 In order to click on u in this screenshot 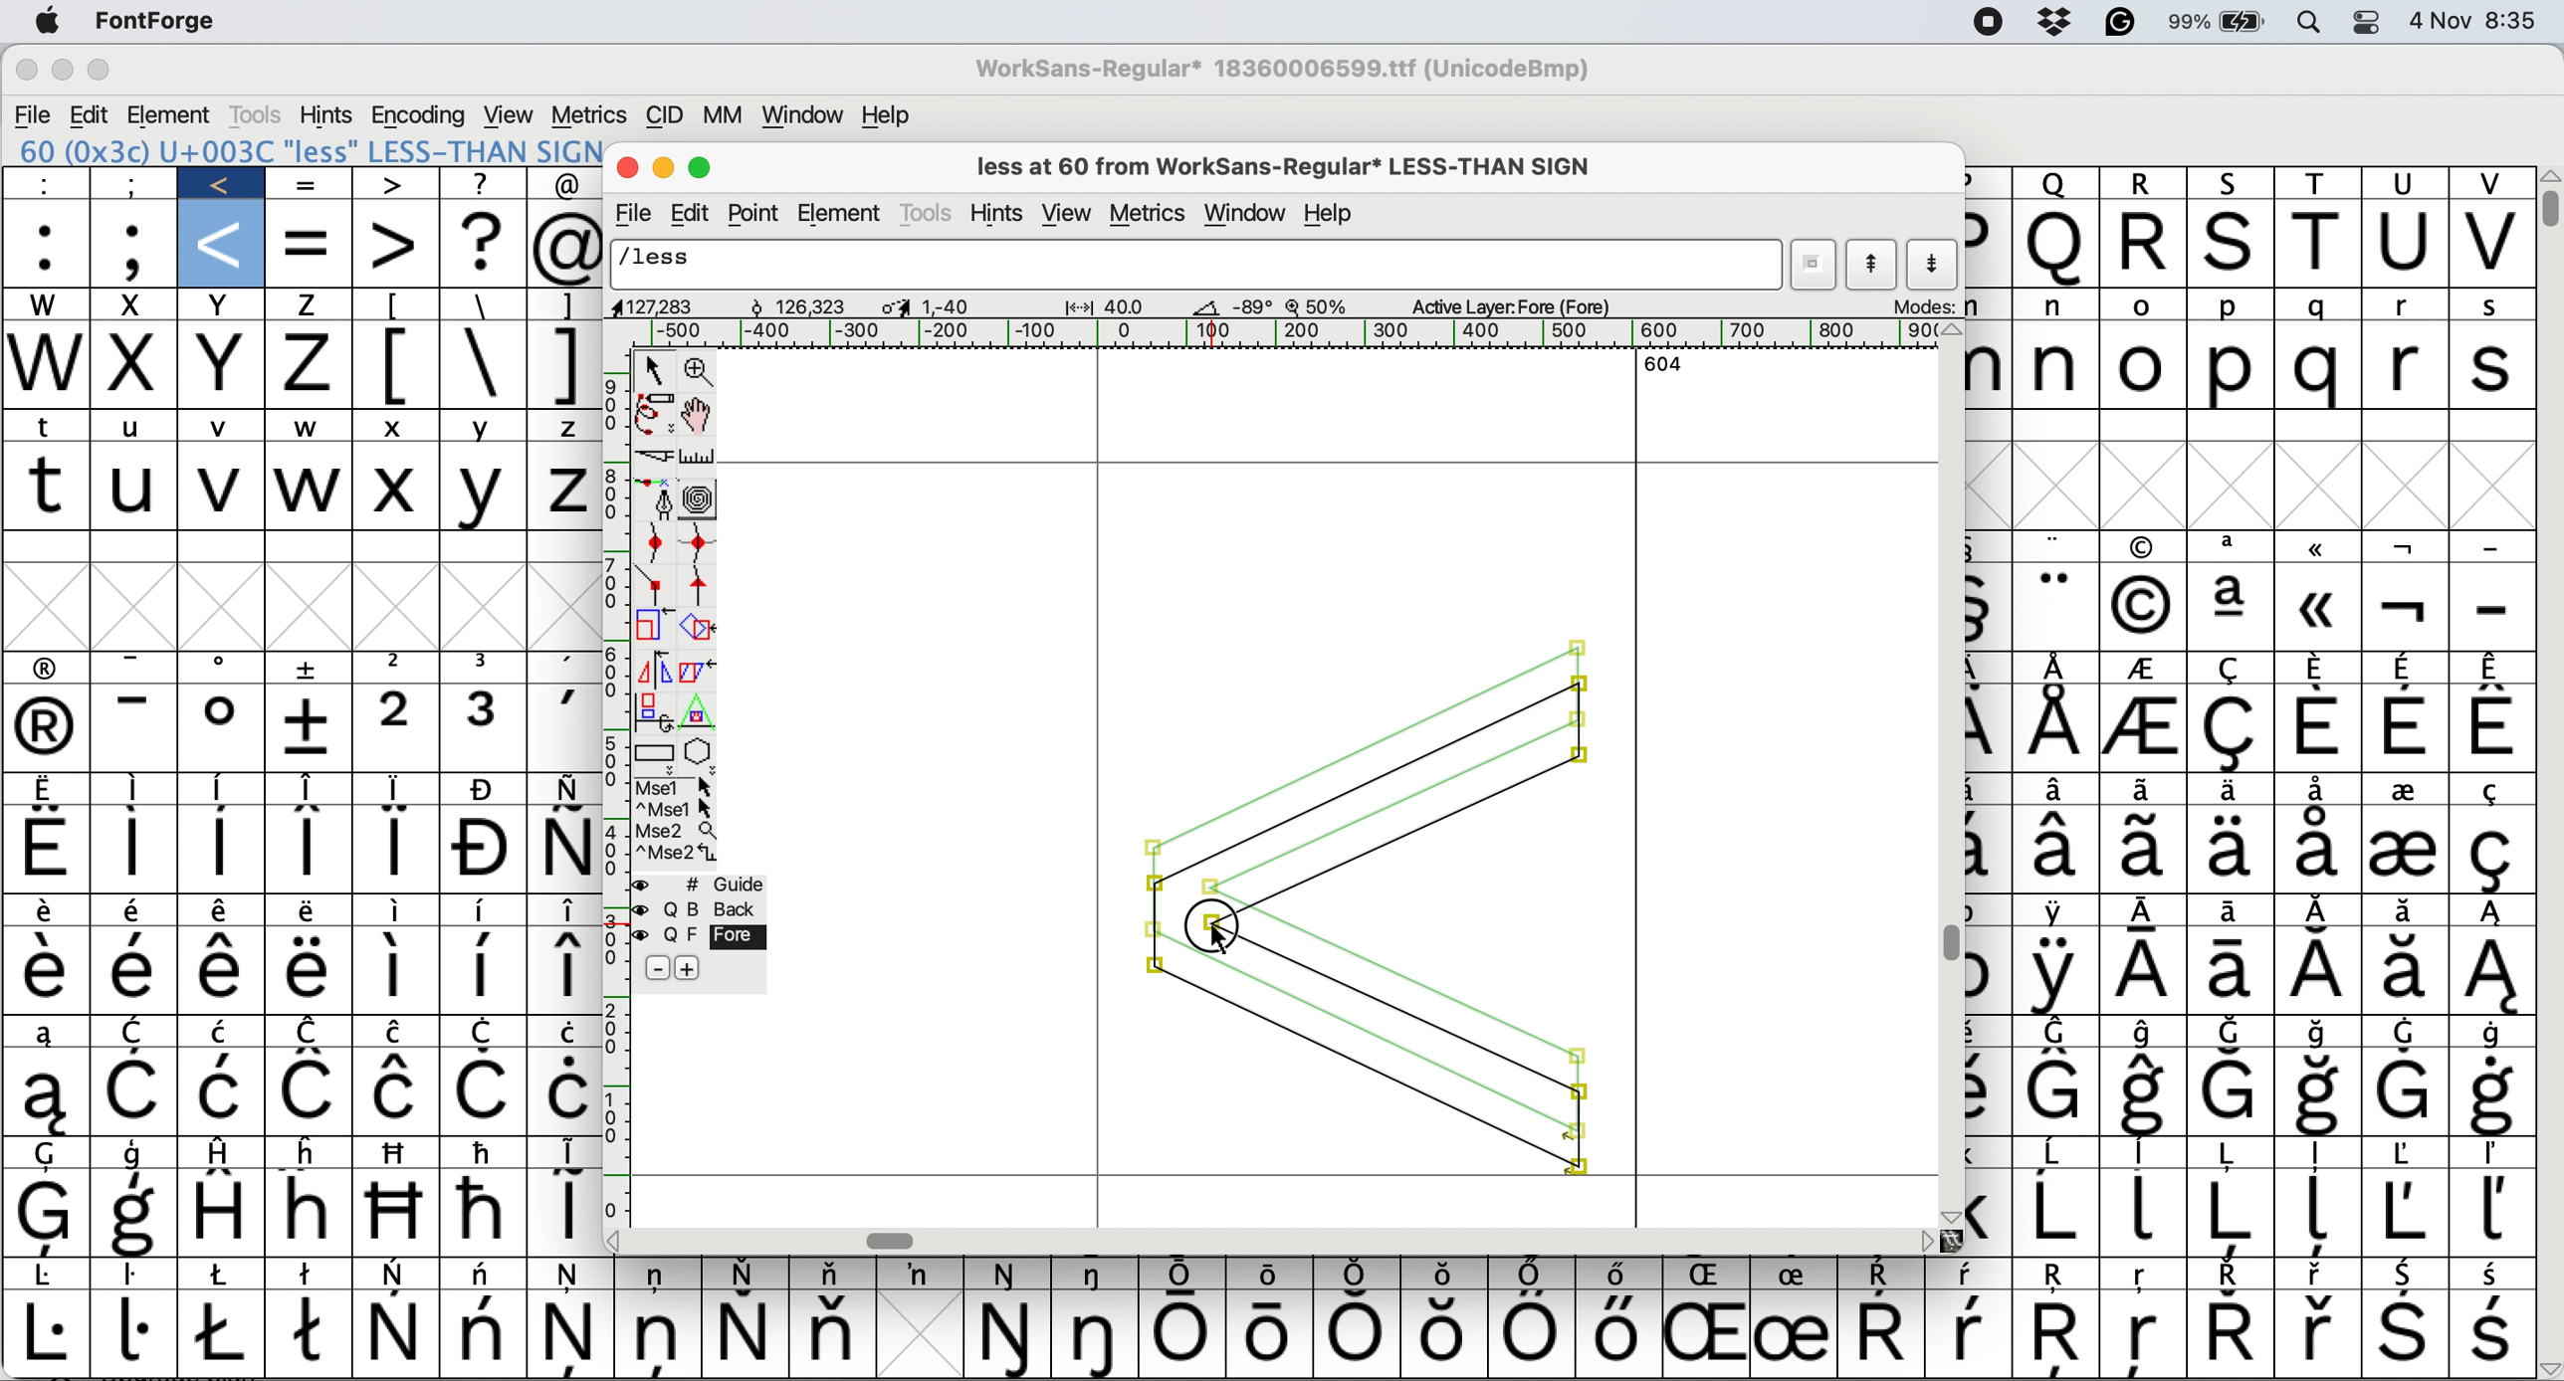, I will do `click(2405, 242)`.